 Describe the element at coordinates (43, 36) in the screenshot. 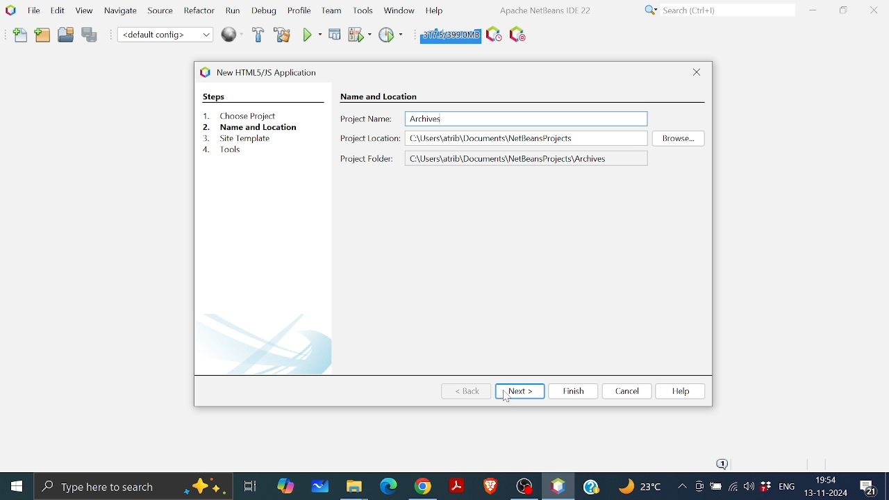

I see `Add folder` at that location.